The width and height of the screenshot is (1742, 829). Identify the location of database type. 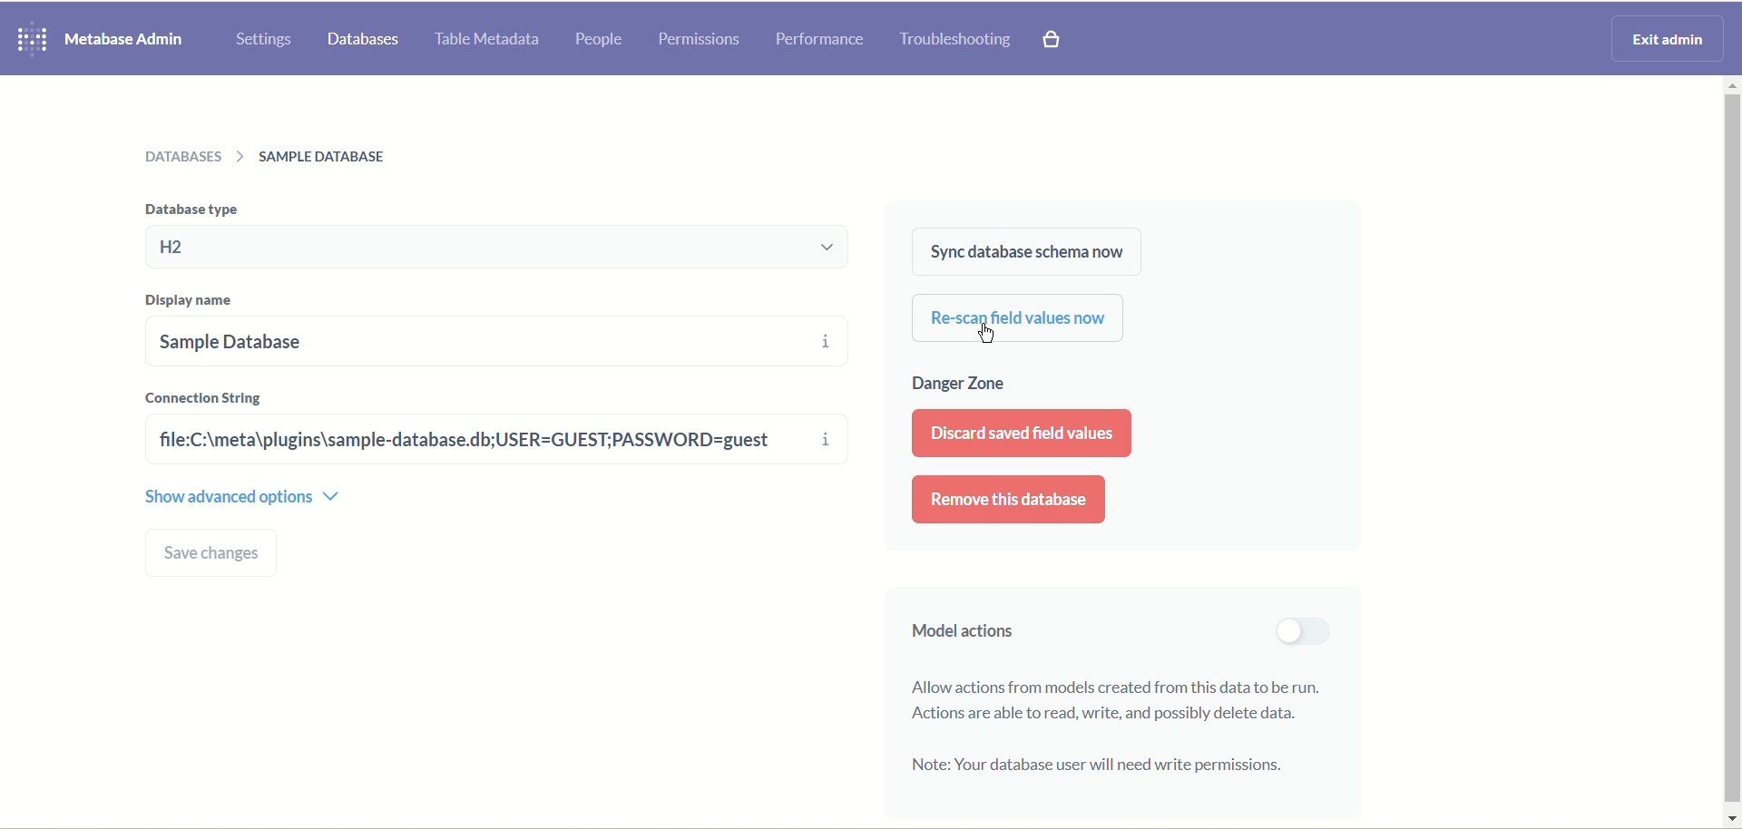
(188, 208).